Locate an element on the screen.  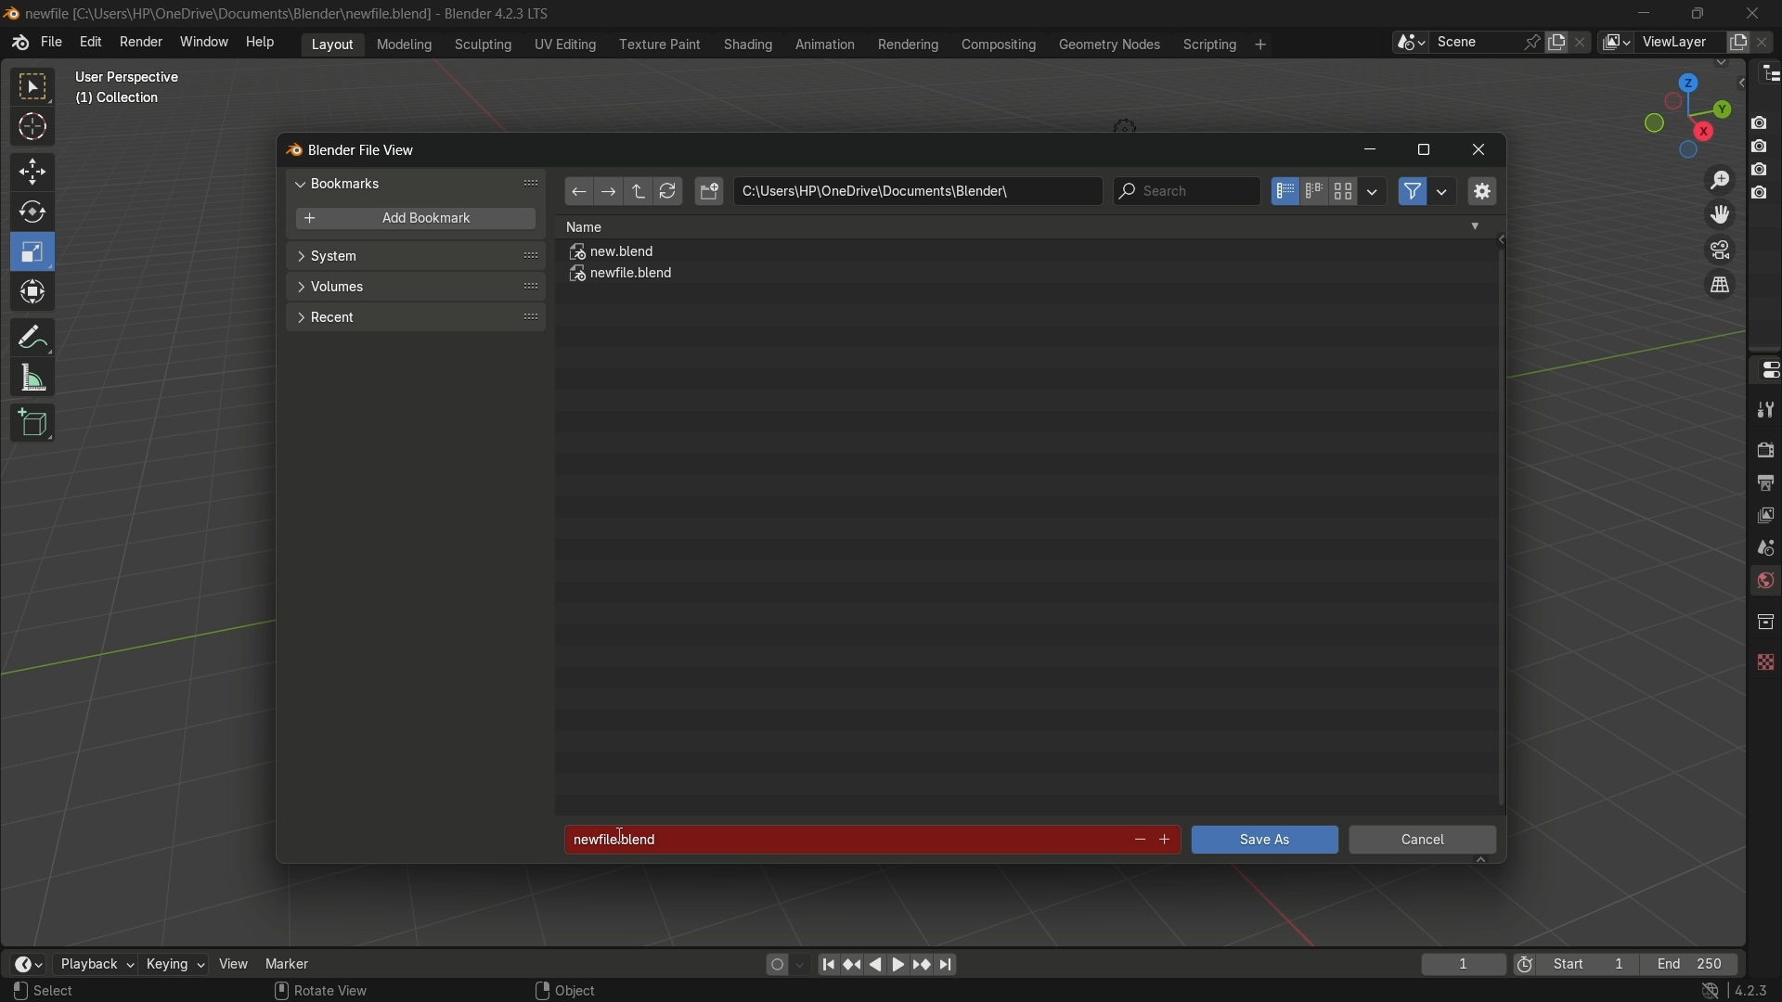
browse scenes is located at coordinates (1410, 43).